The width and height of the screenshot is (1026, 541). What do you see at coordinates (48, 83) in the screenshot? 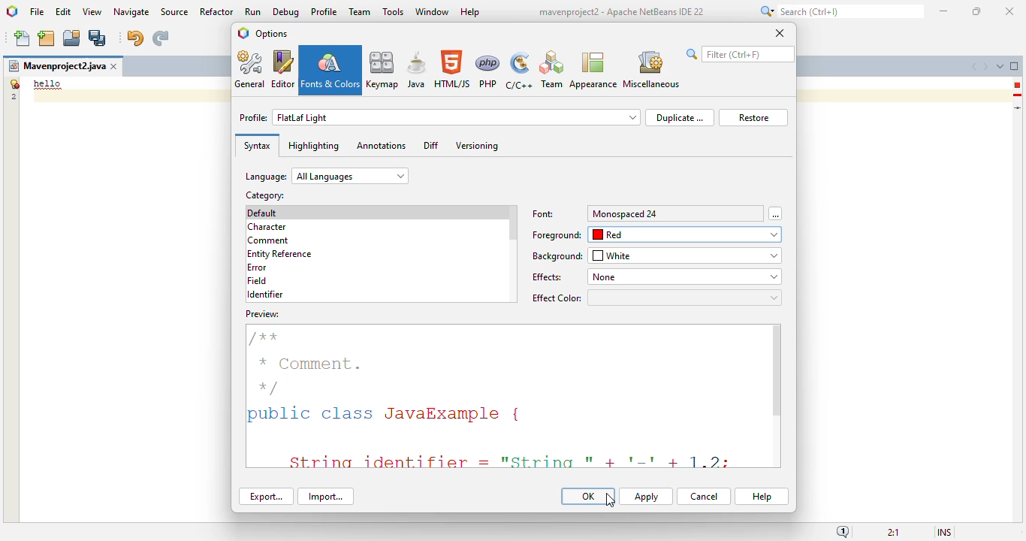
I see `demo text` at bounding box center [48, 83].